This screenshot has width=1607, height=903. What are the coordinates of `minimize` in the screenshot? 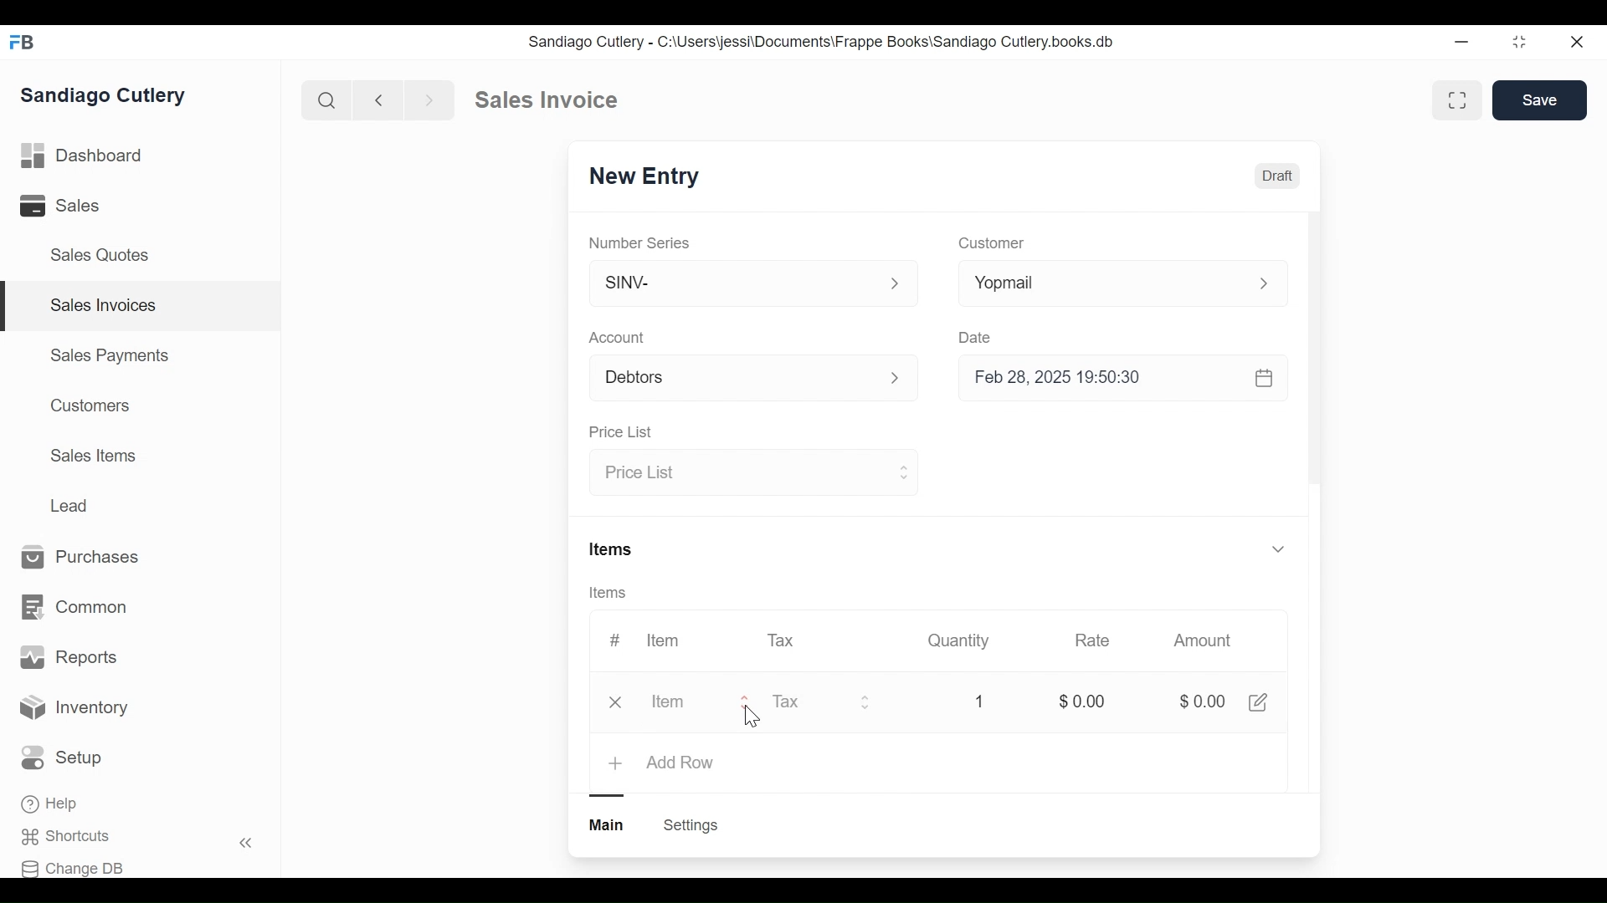 It's located at (1461, 41).